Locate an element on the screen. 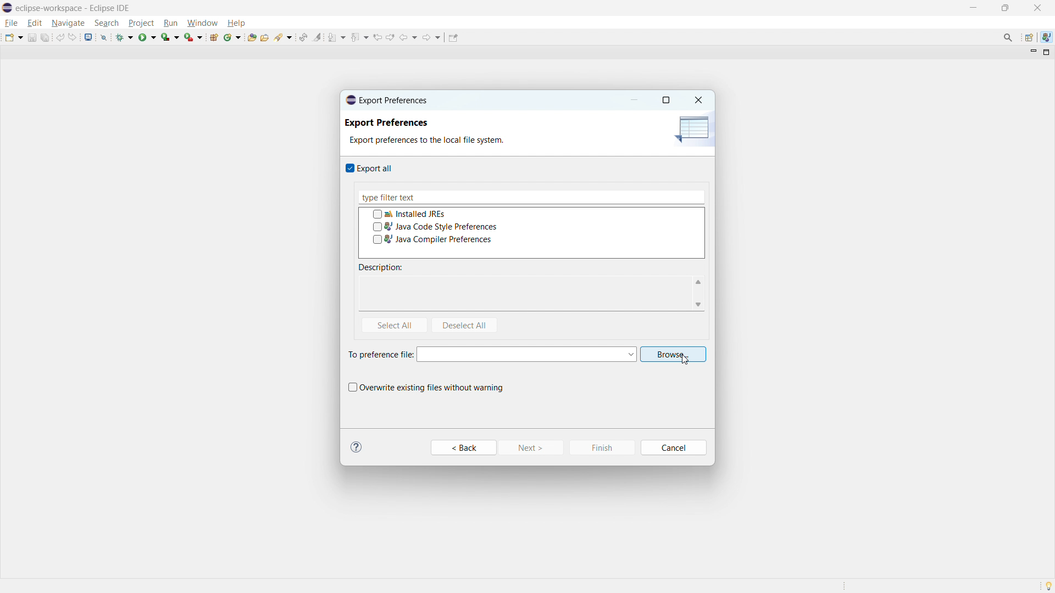 The height and width of the screenshot is (593, 1055). overwrite existing files without warning is located at coordinates (426, 388).